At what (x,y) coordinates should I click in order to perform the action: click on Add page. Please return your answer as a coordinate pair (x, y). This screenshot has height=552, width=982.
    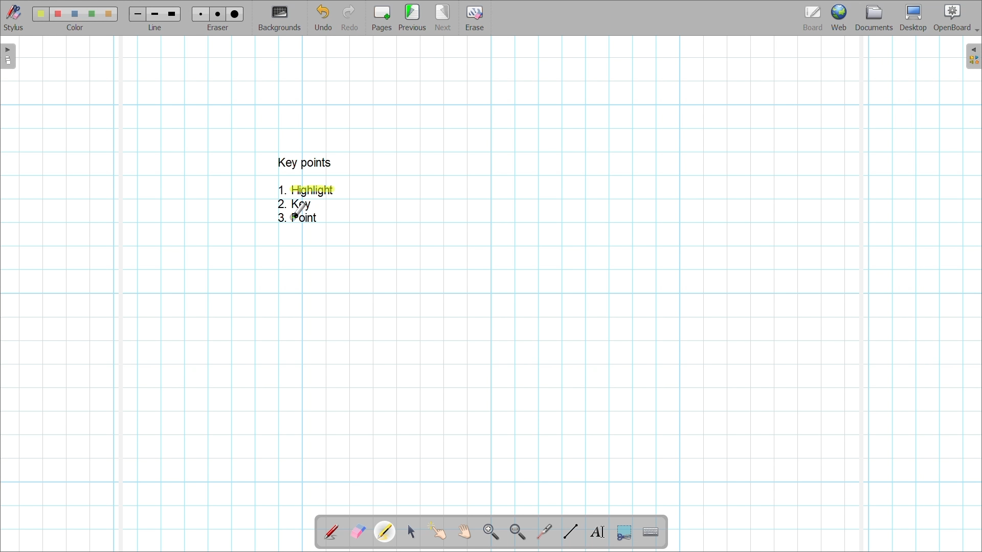
    Looking at the image, I should click on (382, 18).